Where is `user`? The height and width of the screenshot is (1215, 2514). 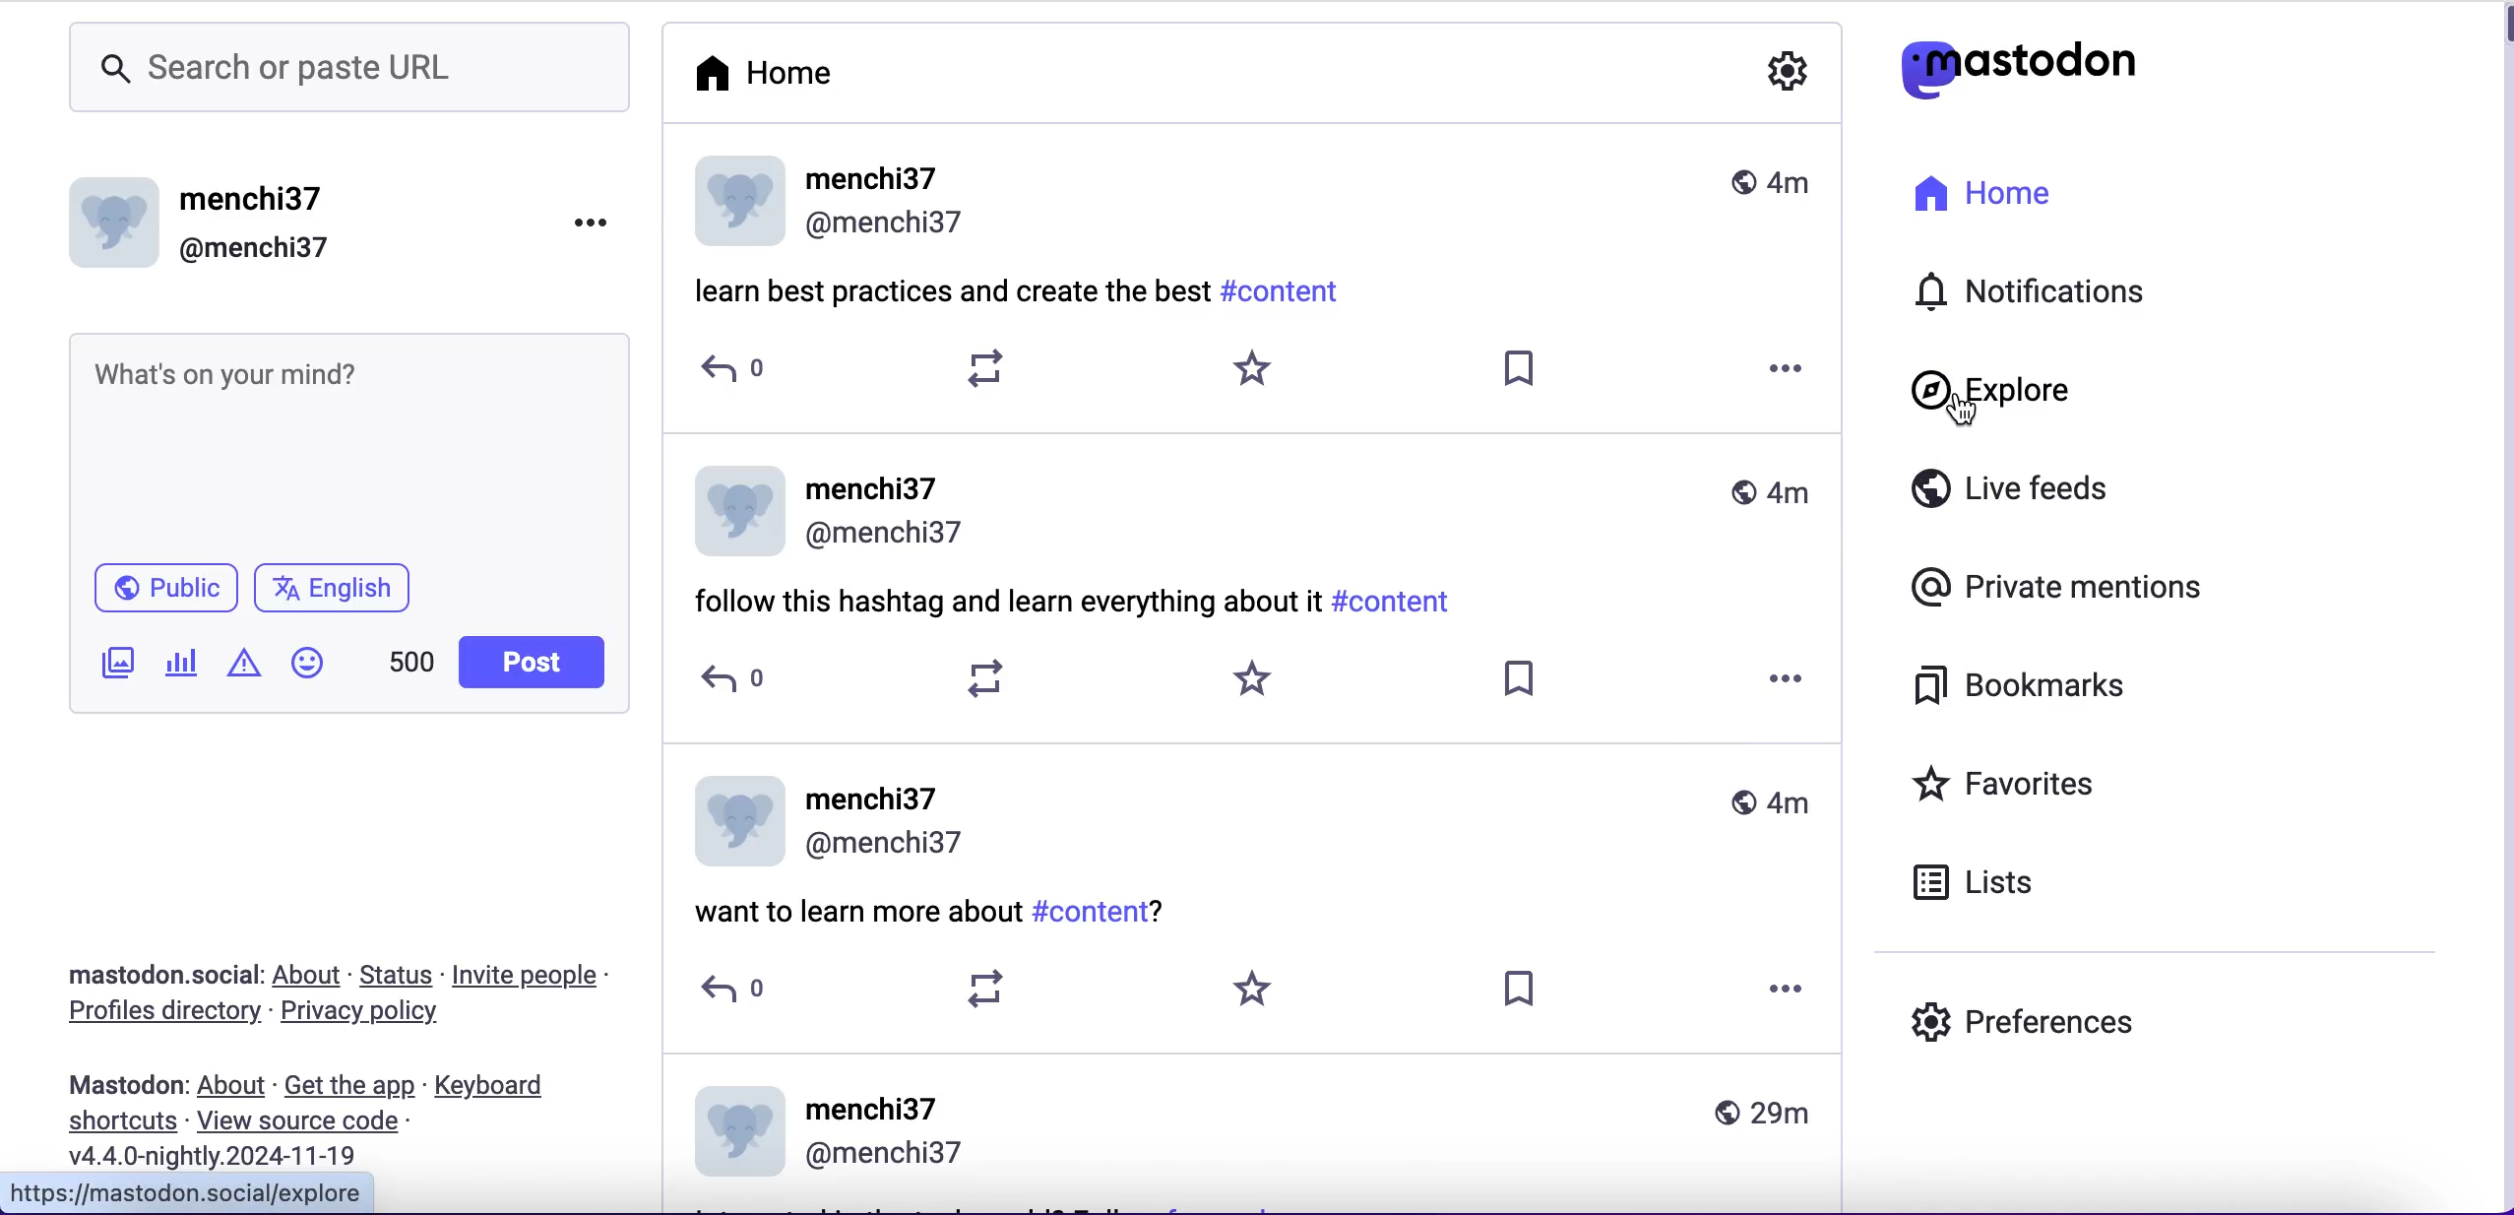 user is located at coordinates (1254, 1131).